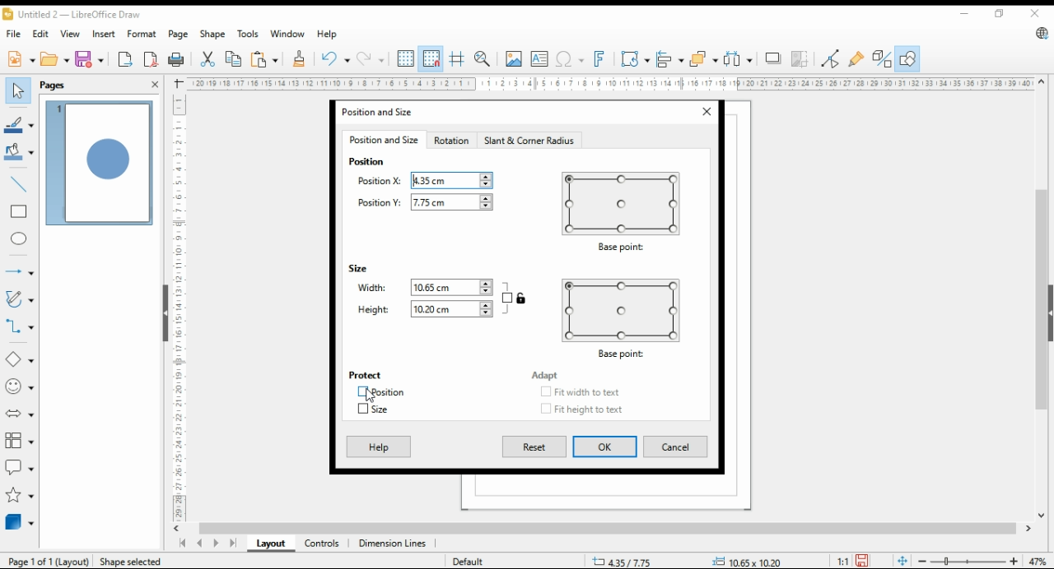 This screenshot has width=1054, height=569. I want to click on connectors, so click(21, 327).